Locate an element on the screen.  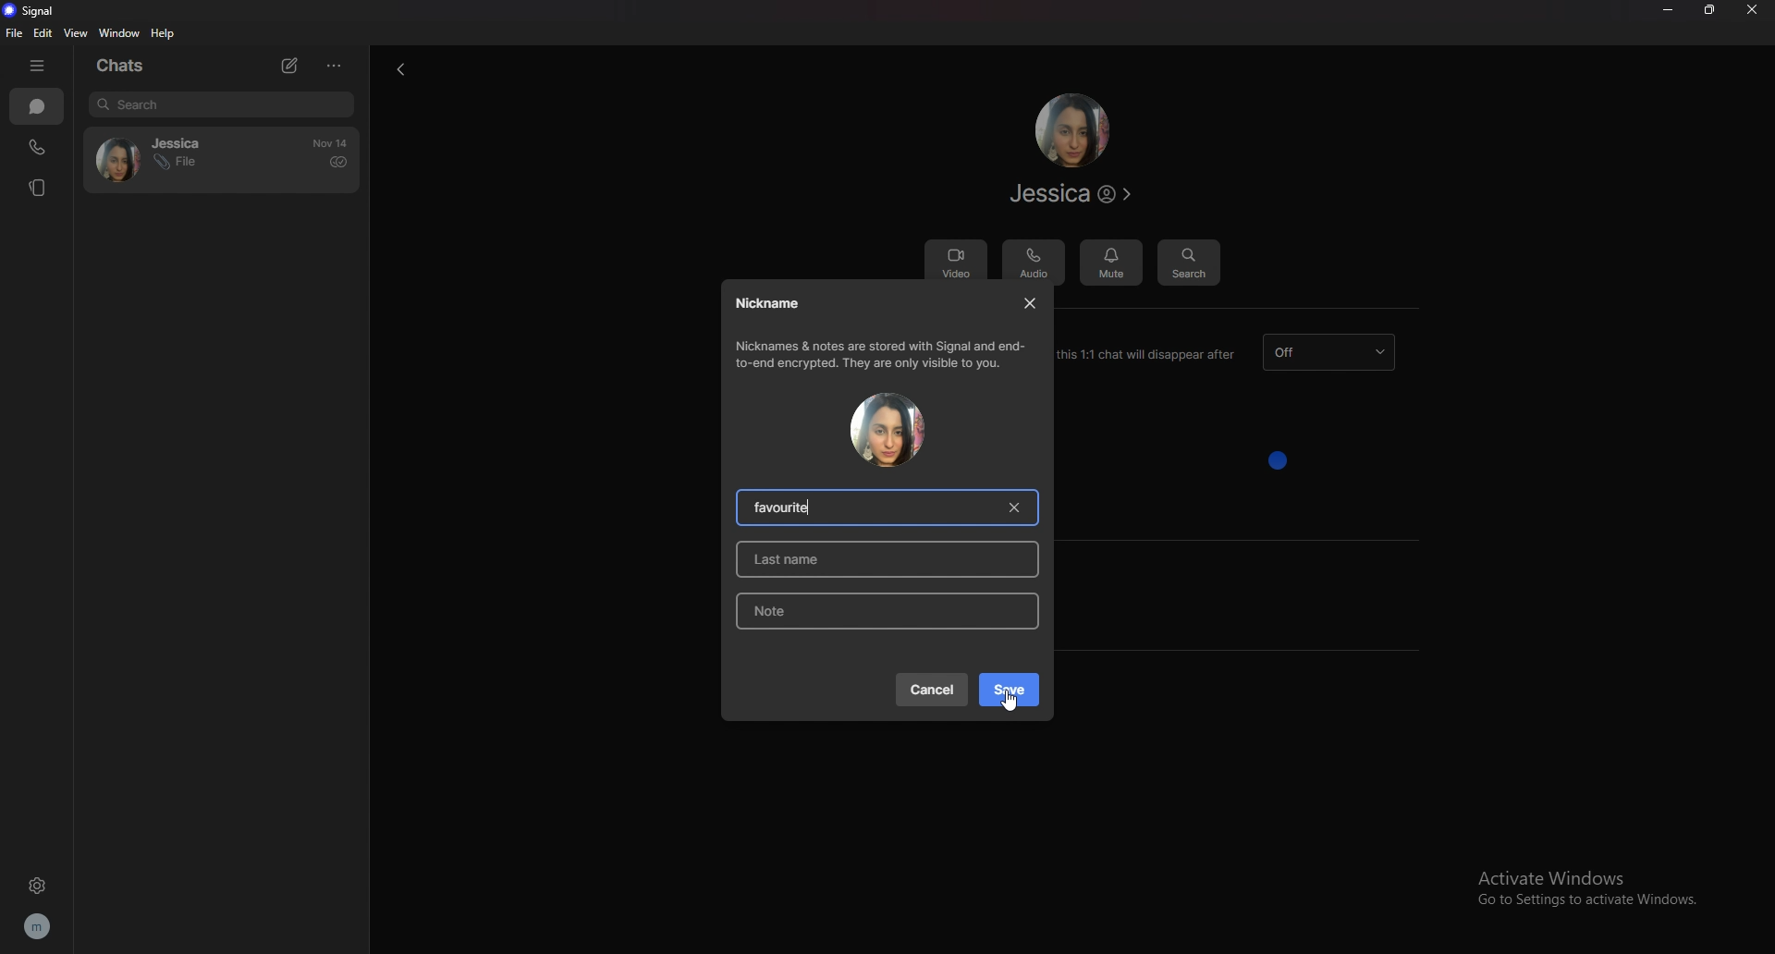
contact photo is located at coordinates (1071, 129).